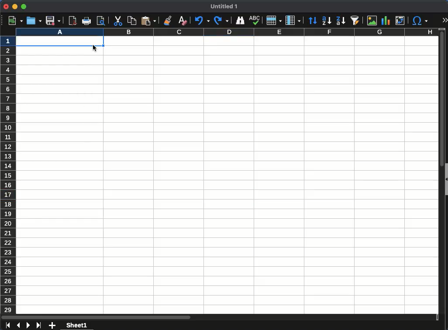 The image size is (448, 330). I want to click on column, so click(293, 20).